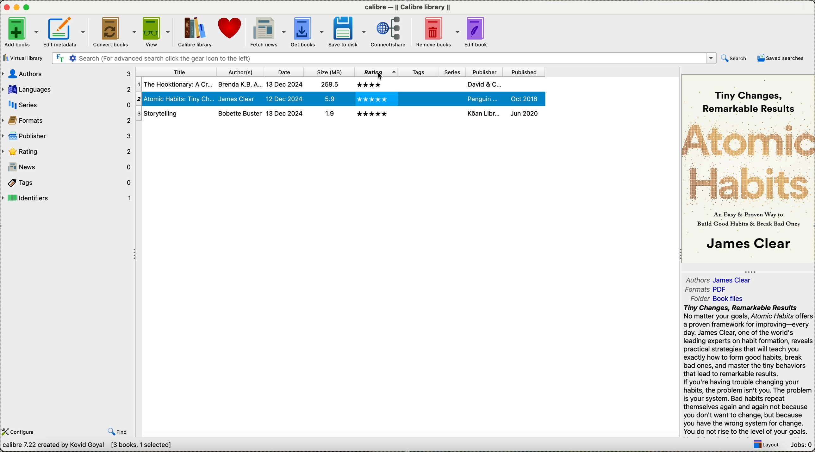  What do you see at coordinates (284, 113) in the screenshot?
I see `13 dec 2024` at bounding box center [284, 113].